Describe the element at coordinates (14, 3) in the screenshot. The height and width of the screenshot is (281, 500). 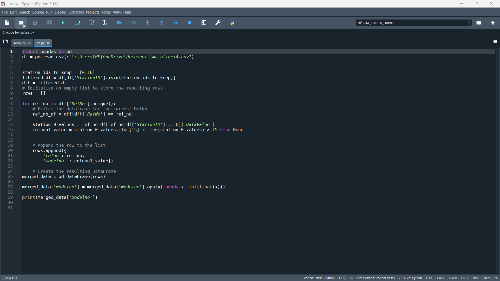
I see `~\new ~` at that location.